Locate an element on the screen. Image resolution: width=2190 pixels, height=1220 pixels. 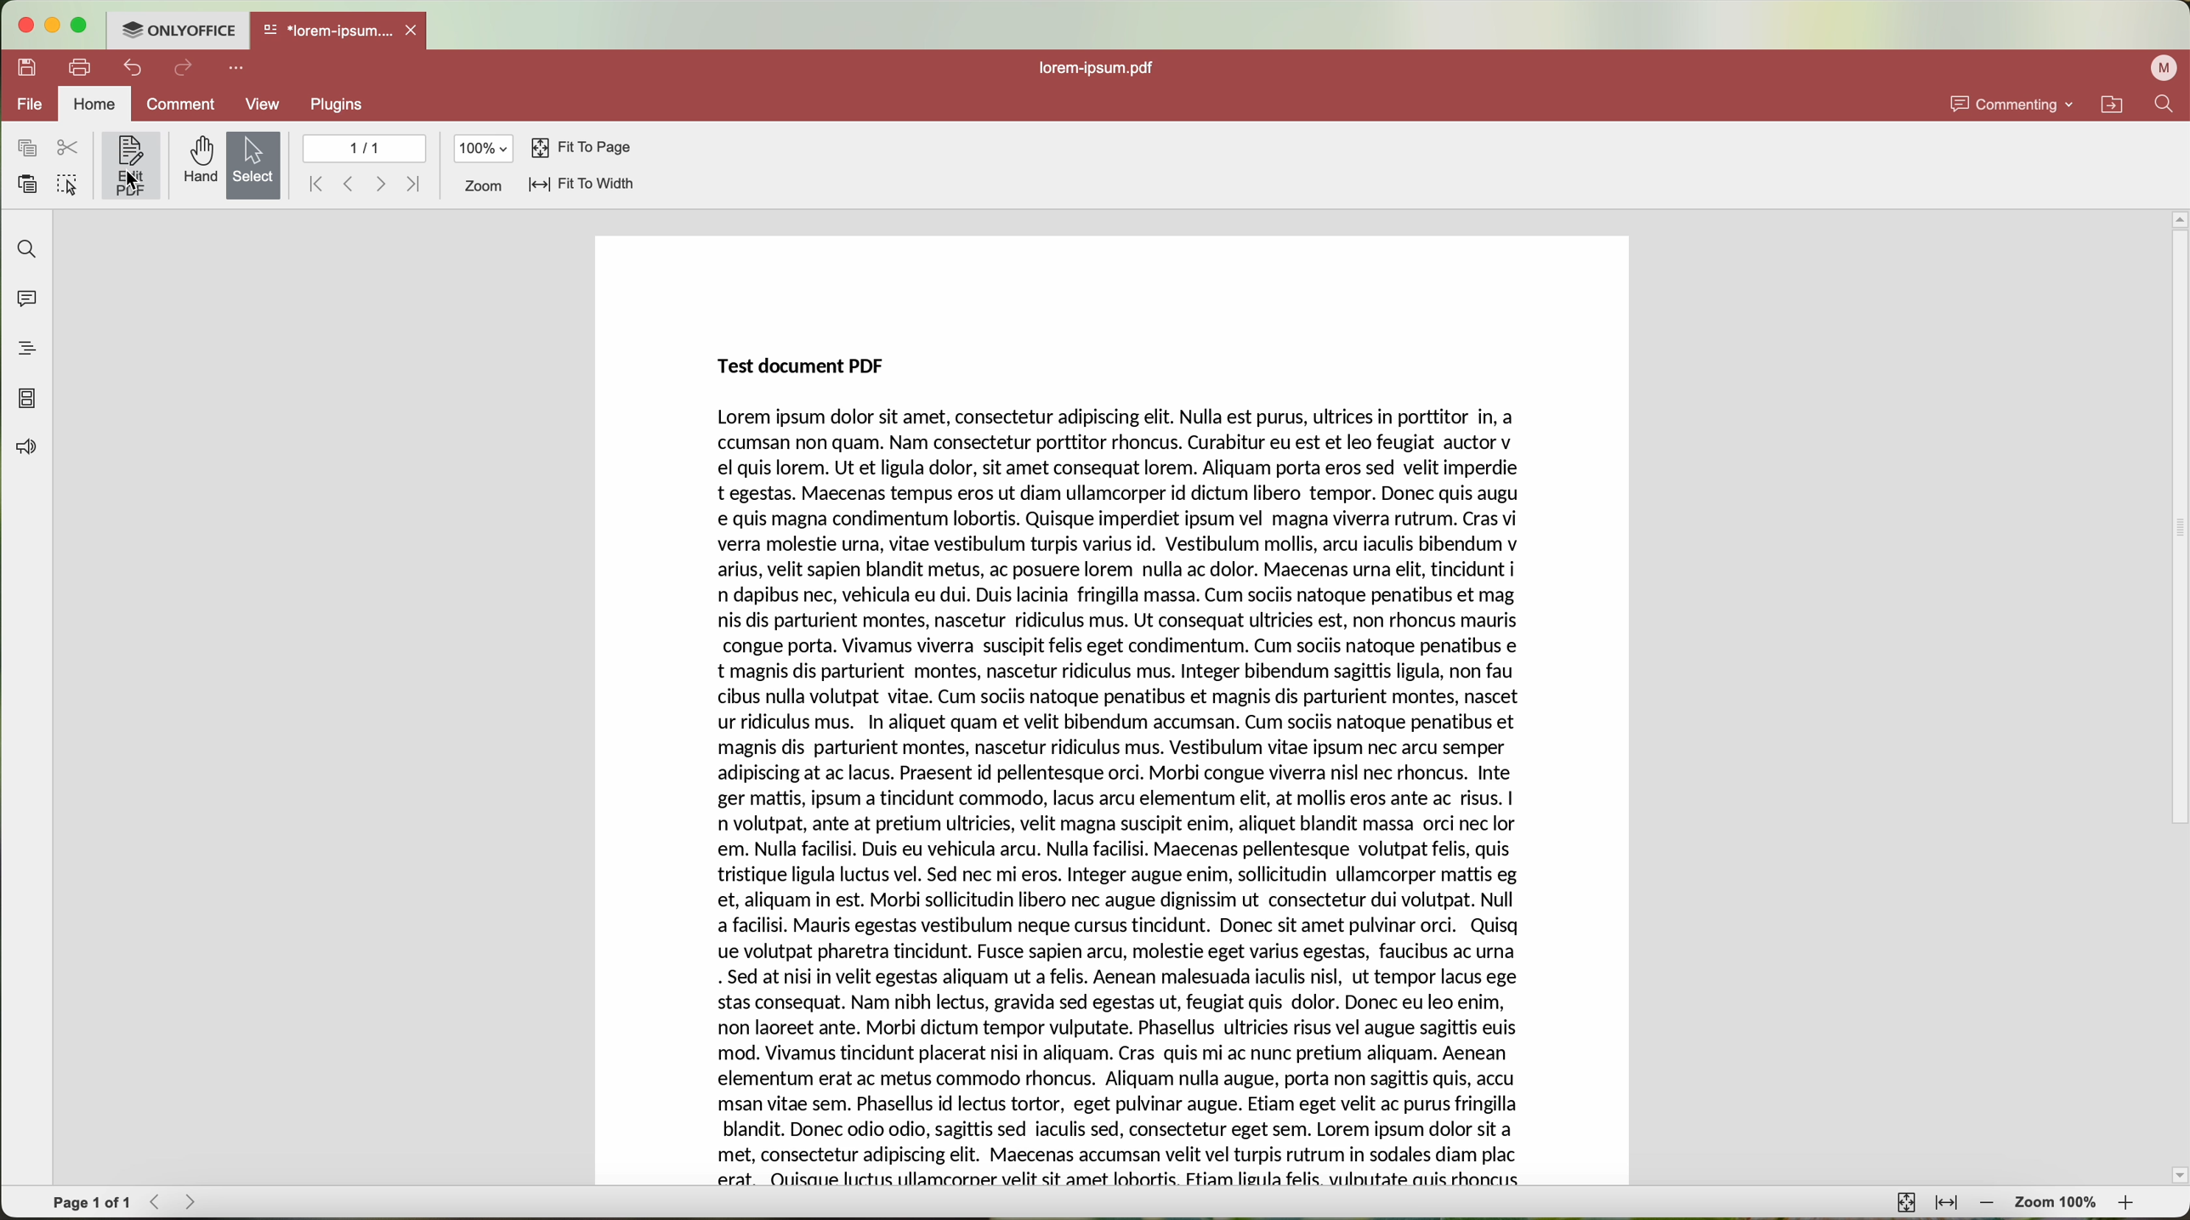
Forward is located at coordinates (196, 1202).